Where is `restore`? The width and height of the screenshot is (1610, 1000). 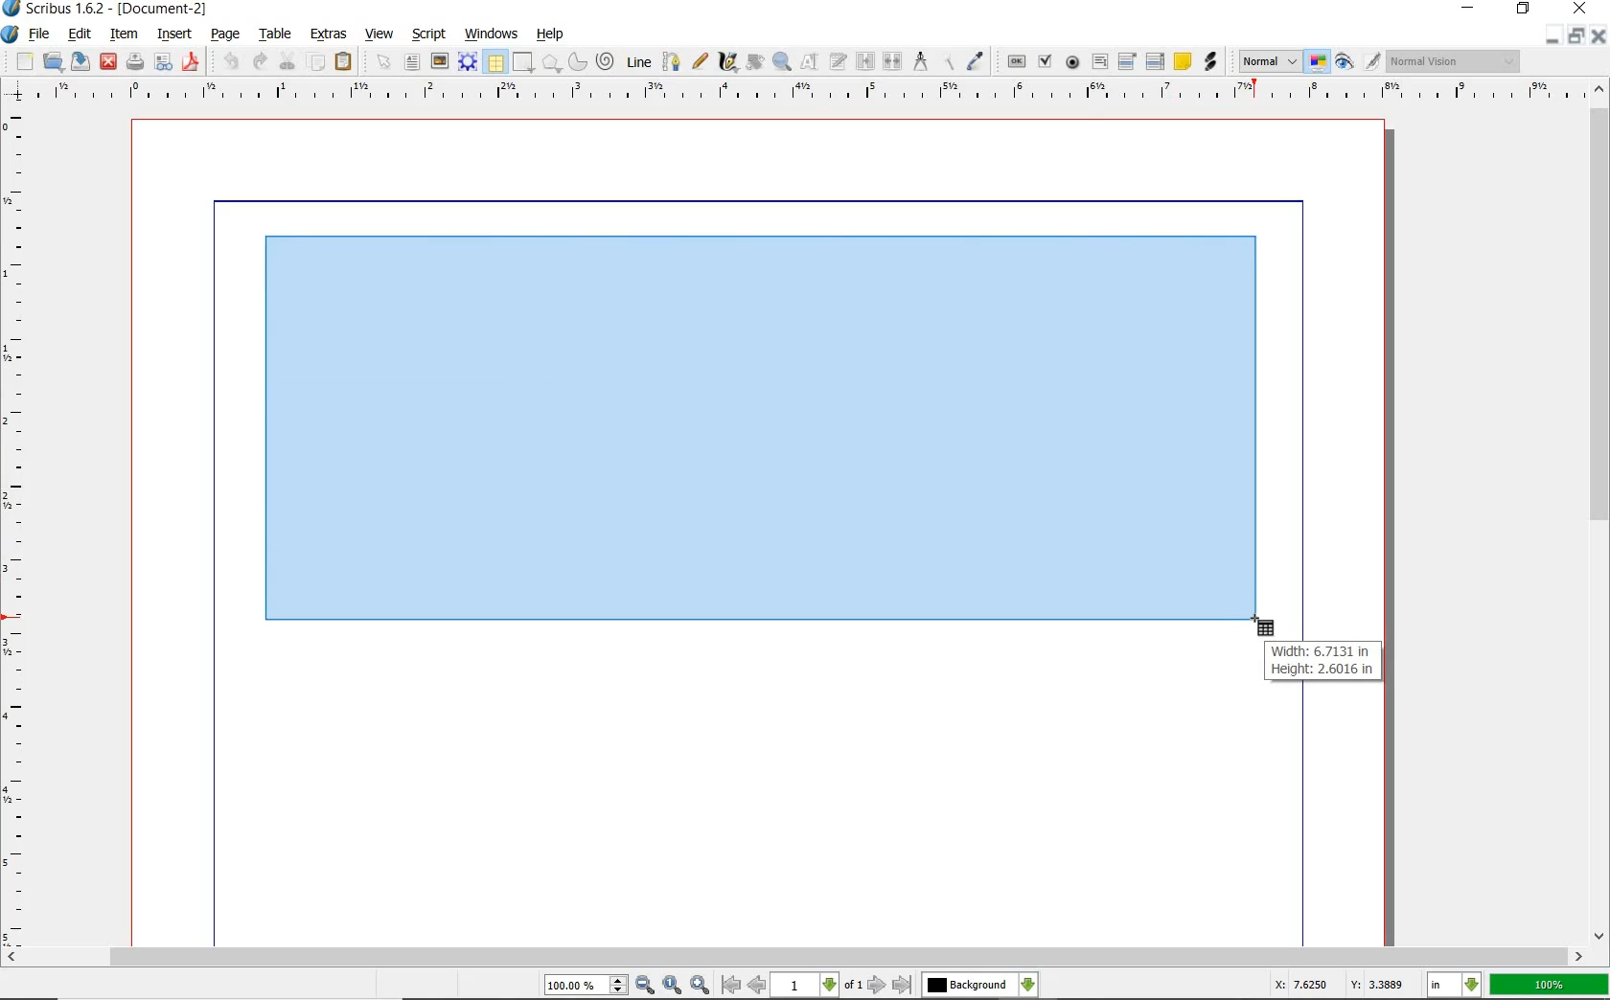 restore is located at coordinates (1575, 35).